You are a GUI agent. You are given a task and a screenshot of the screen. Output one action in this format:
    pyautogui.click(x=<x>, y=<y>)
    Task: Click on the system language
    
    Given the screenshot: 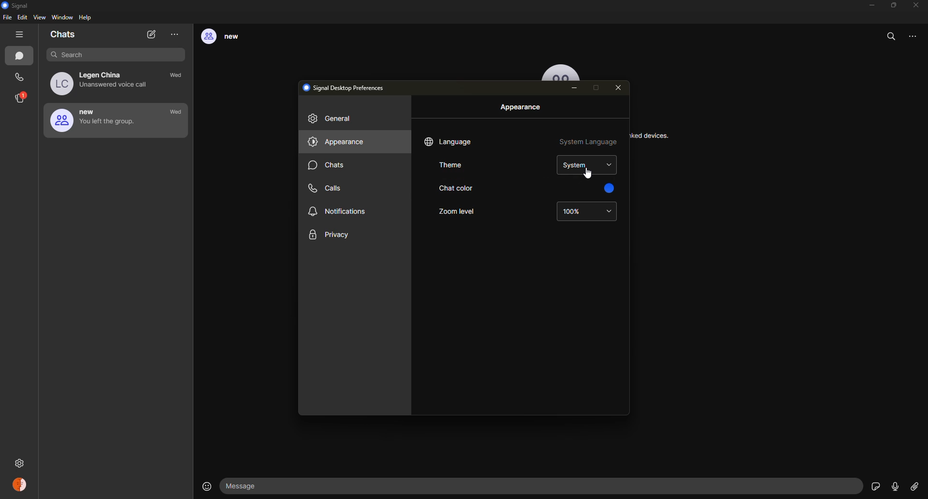 What is the action you would take?
    pyautogui.click(x=588, y=143)
    